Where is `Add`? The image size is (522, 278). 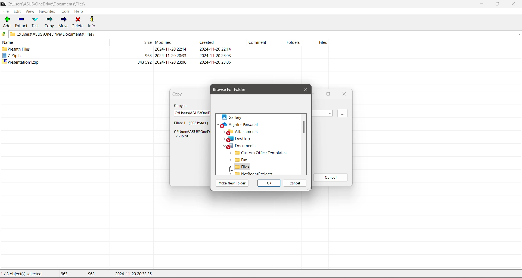 Add is located at coordinates (6, 22).